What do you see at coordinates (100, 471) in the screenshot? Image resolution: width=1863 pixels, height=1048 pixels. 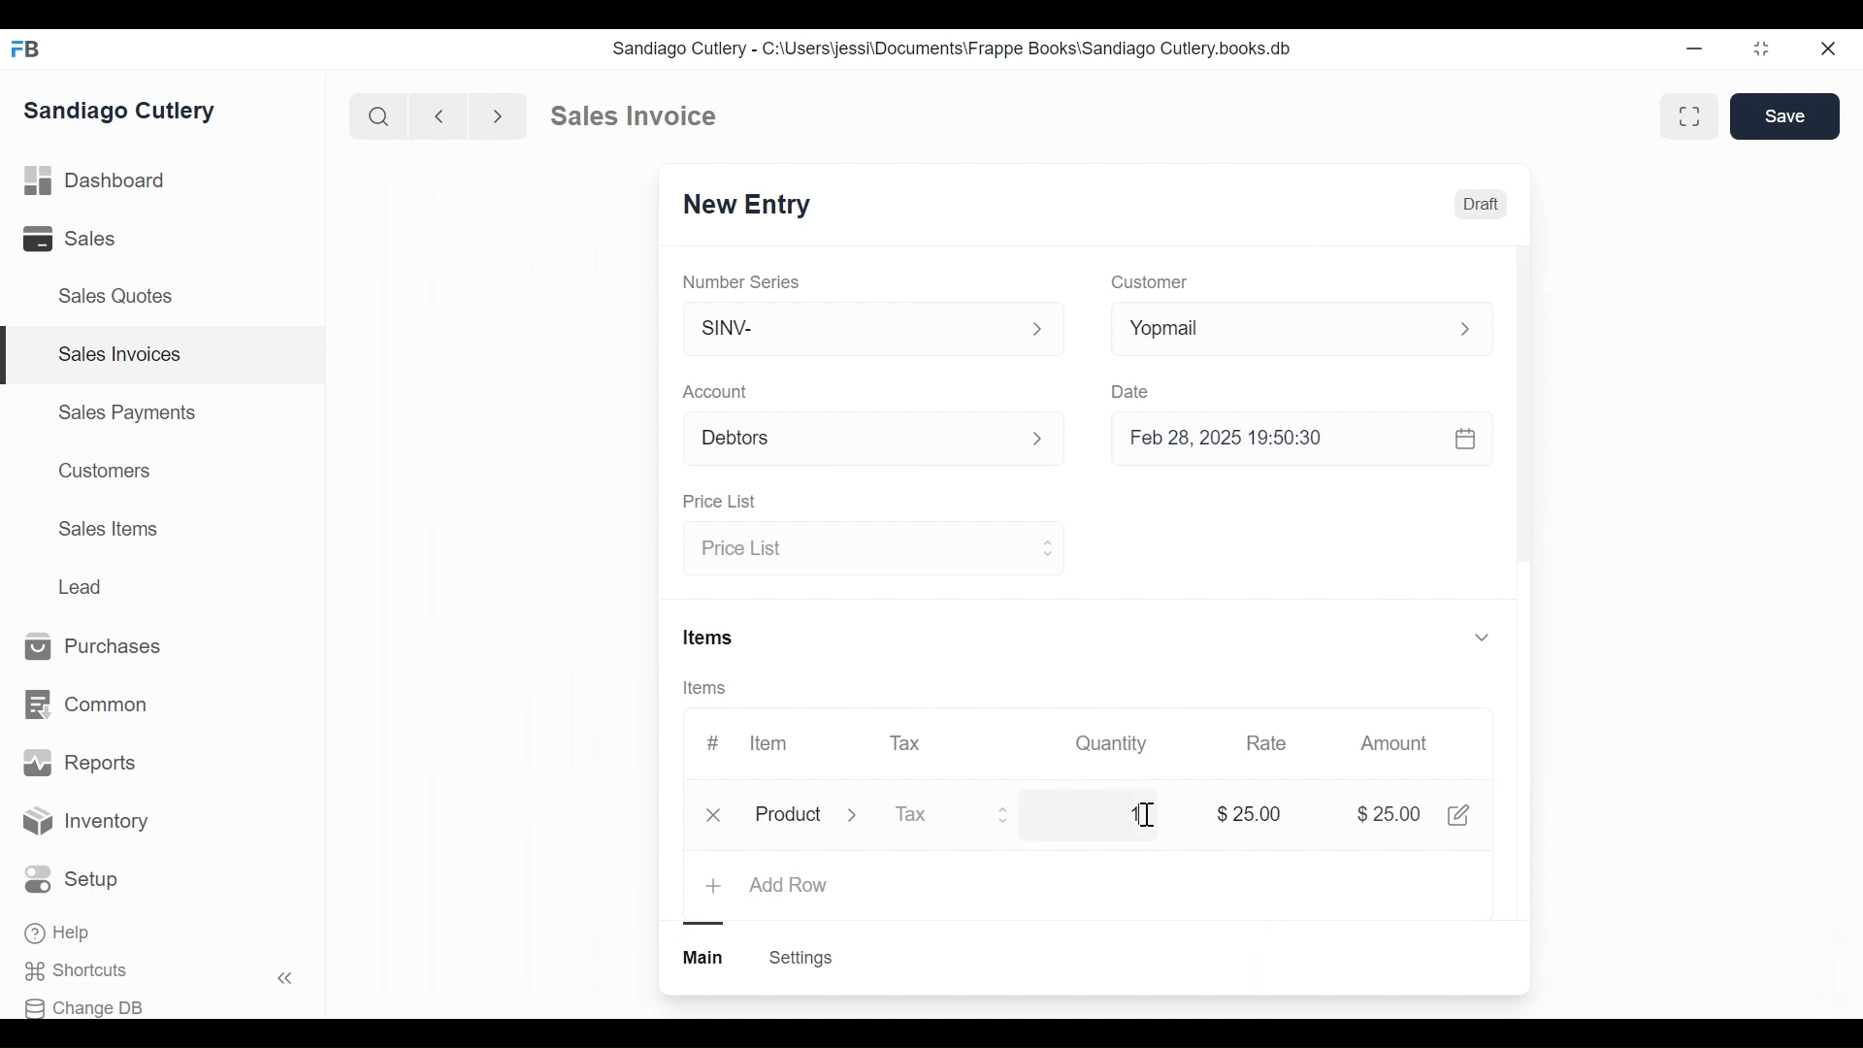 I see `Customers` at bounding box center [100, 471].